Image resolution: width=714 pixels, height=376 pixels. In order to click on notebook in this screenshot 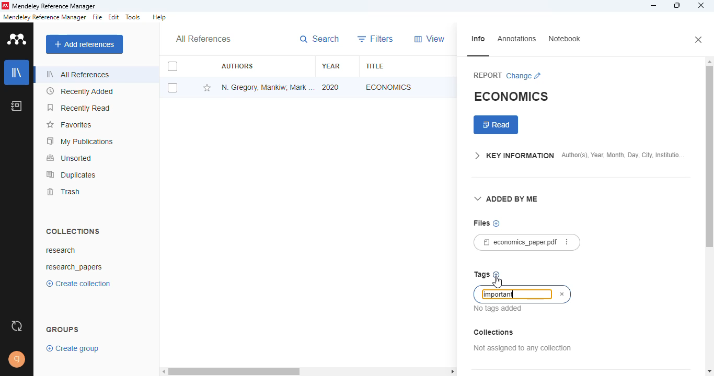, I will do `click(565, 39)`.